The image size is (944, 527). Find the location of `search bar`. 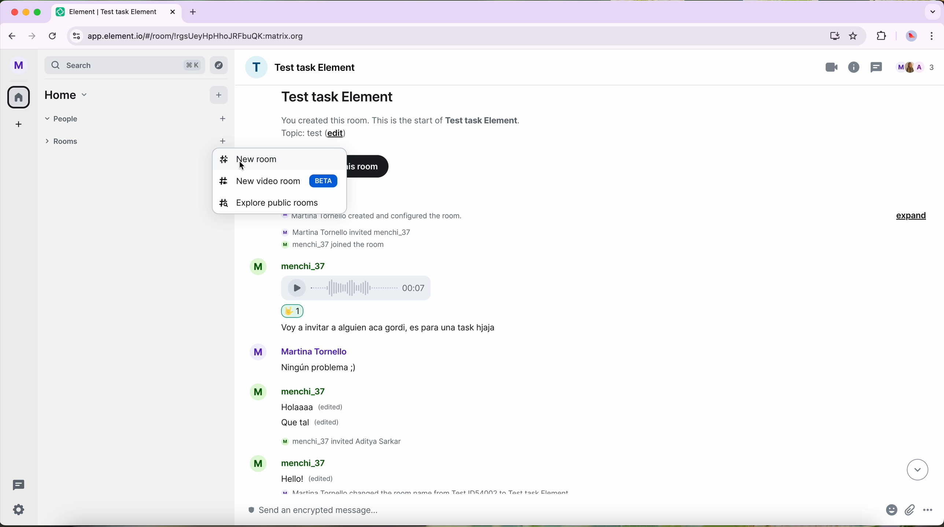

search bar is located at coordinates (125, 66).